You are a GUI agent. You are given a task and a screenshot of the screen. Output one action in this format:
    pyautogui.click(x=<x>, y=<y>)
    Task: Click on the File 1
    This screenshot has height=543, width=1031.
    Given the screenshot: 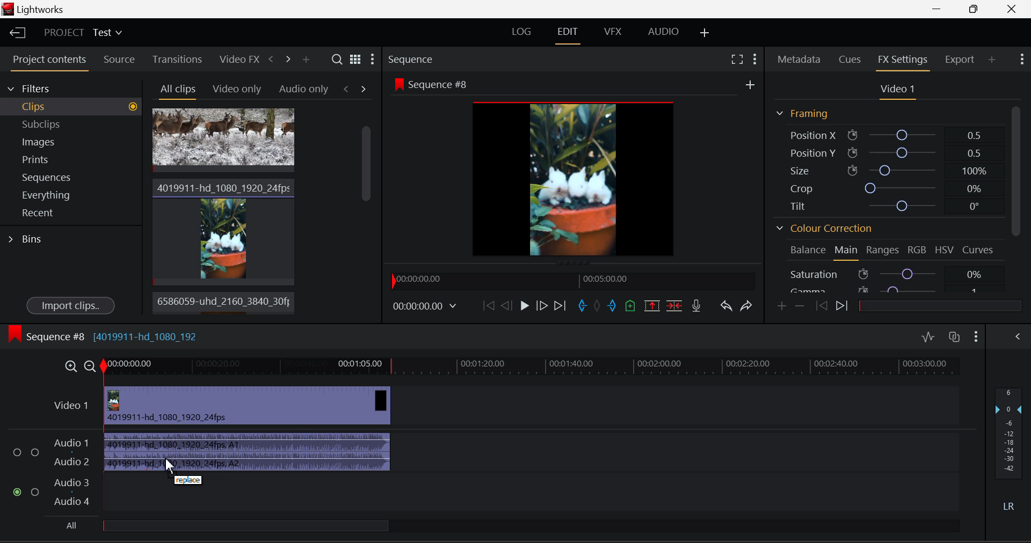 What is the action you would take?
    pyautogui.click(x=223, y=141)
    